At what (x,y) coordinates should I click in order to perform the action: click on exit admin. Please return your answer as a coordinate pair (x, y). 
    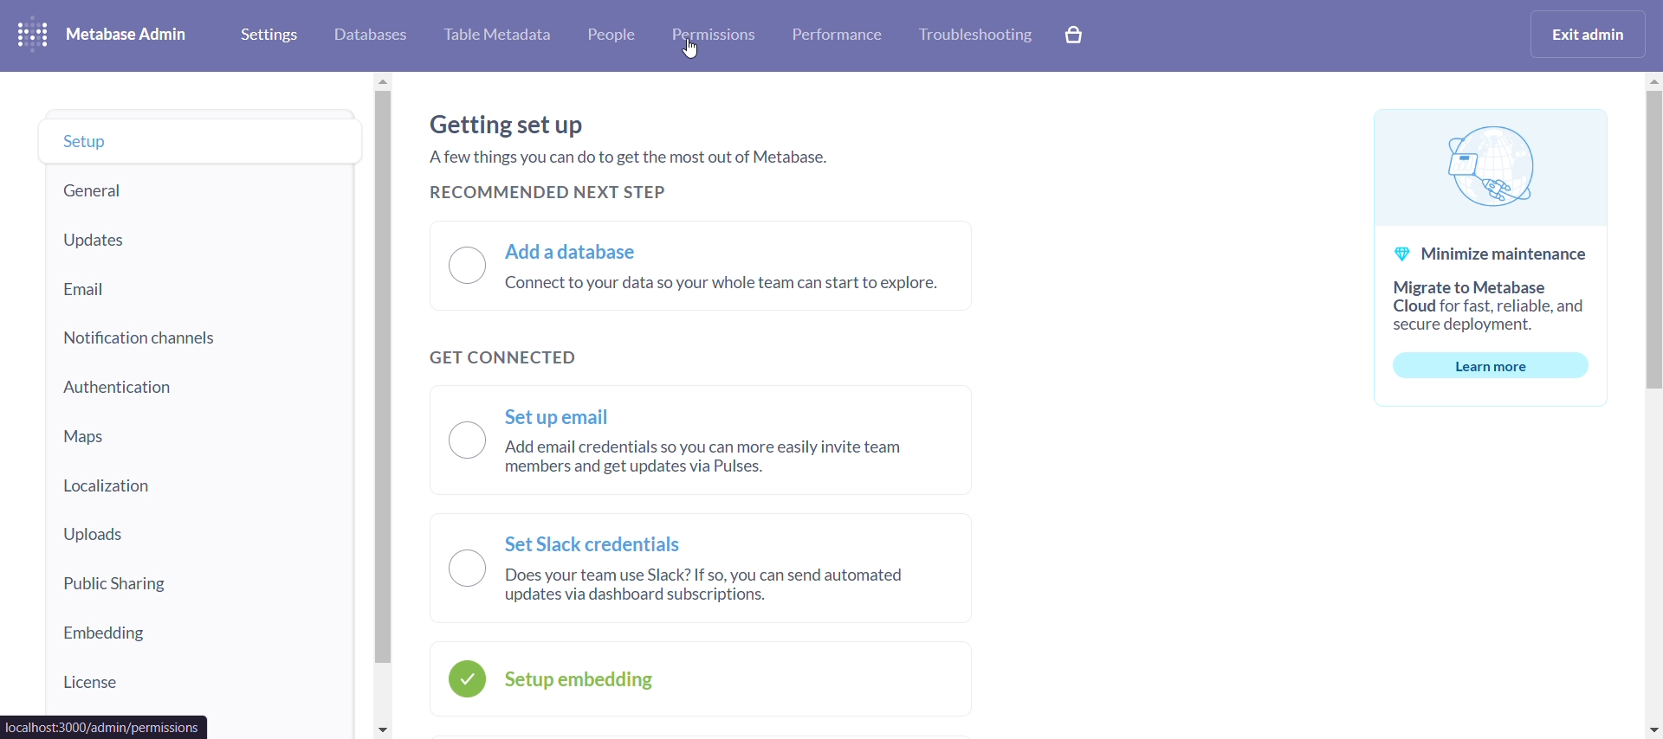
    Looking at the image, I should click on (1588, 32).